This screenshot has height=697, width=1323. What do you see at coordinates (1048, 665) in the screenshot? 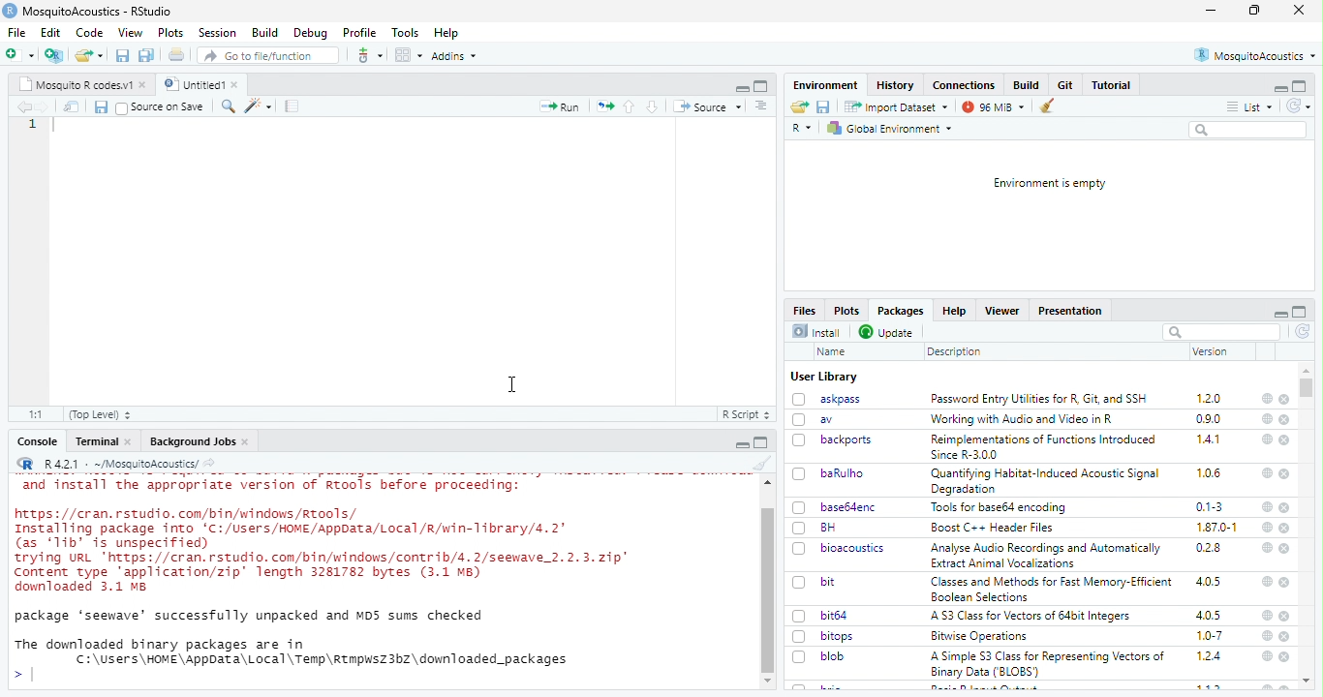
I see `A Simple S3 Class for Representing Vectors of
Binary Data (BLOBS)` at bounding box center [1048, 665].